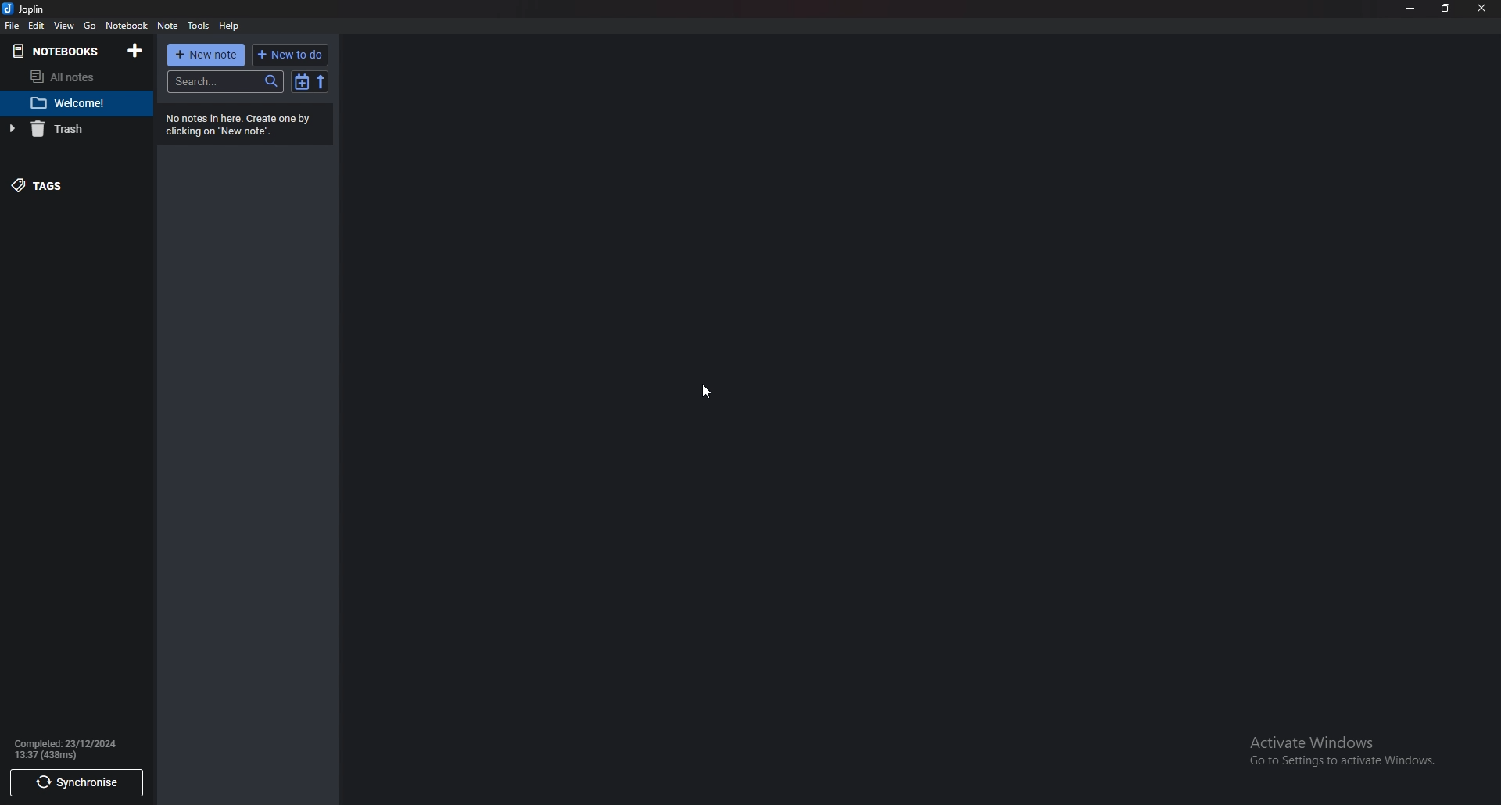 This screenshot has width=1501, height=805. I want to click on Welcome, so click(70, 105).